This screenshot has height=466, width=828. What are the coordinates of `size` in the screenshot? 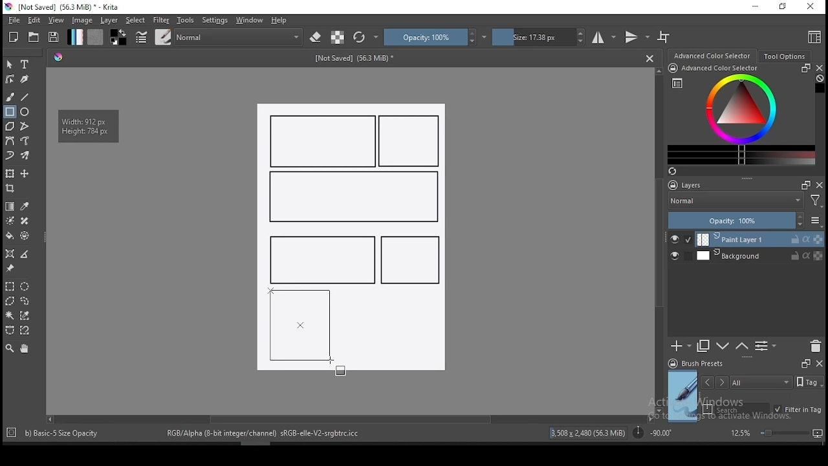 It's located at (539, 37).